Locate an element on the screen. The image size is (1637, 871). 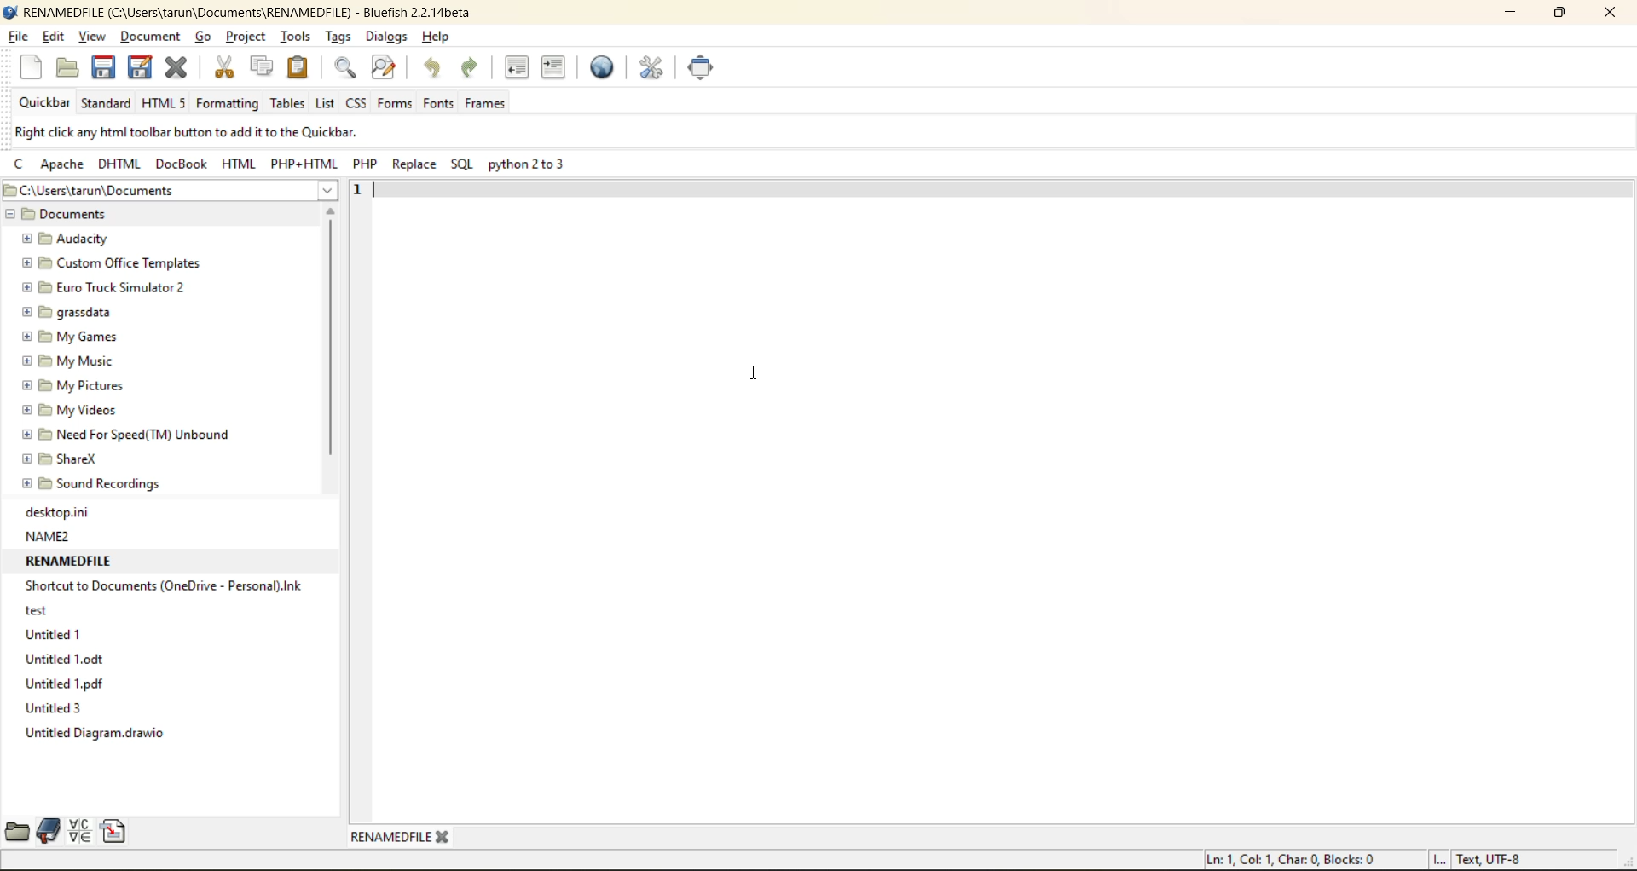
php html is located at coordinates (308, 165).